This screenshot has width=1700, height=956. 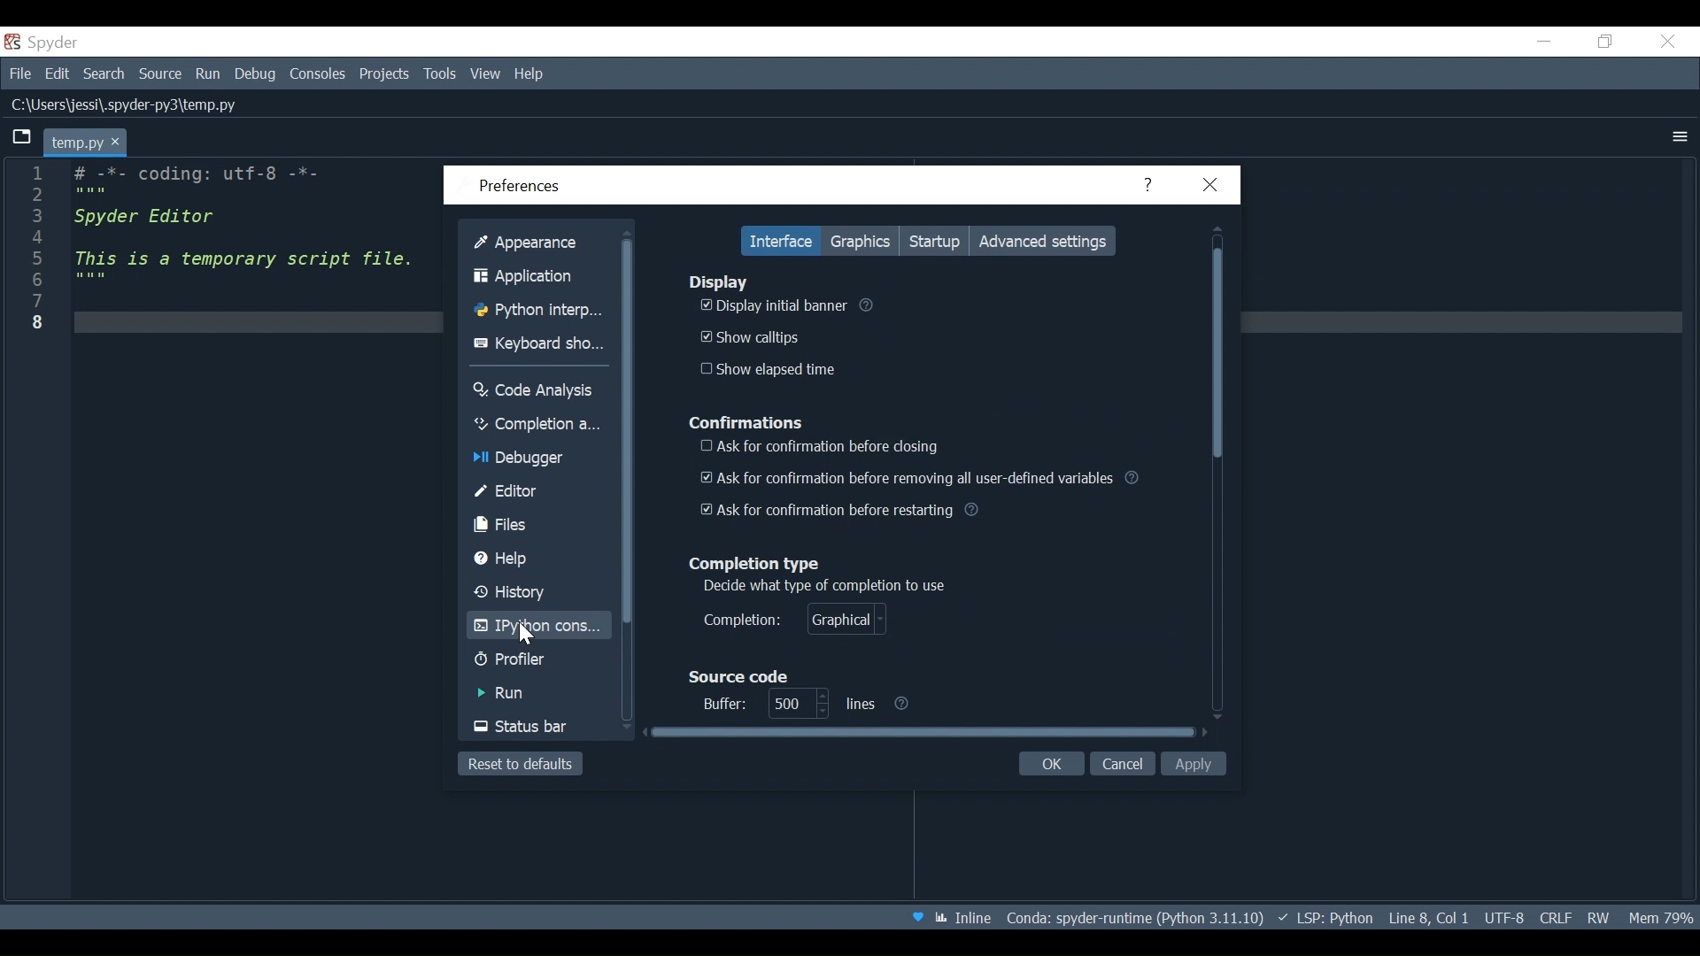 What do you see at coordinates (1452, 920) in the screenshot?
I see `Cursor Position` at bounding box center [1452, 920].